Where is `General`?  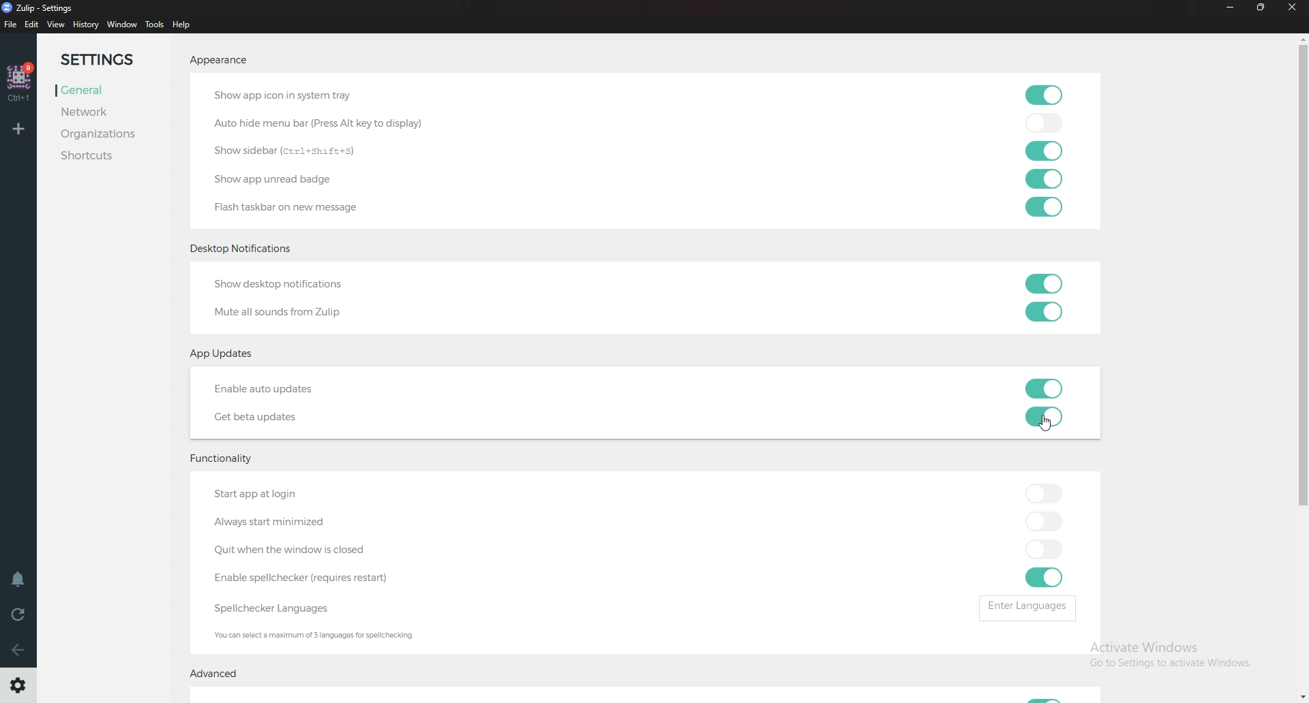 General is located at coordinates (112, 90).